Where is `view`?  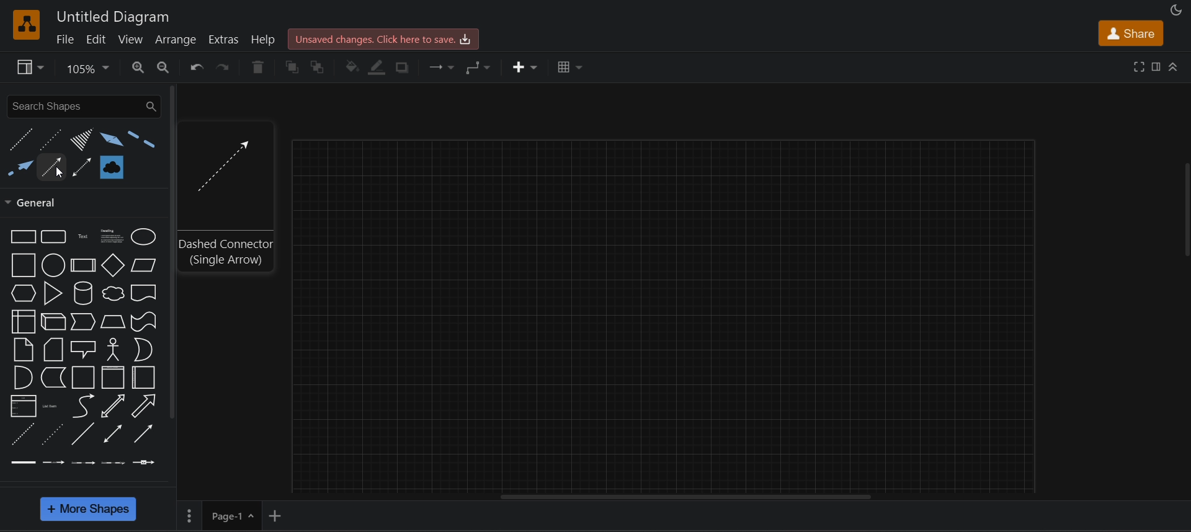 view is located at coordinates (30, 68).